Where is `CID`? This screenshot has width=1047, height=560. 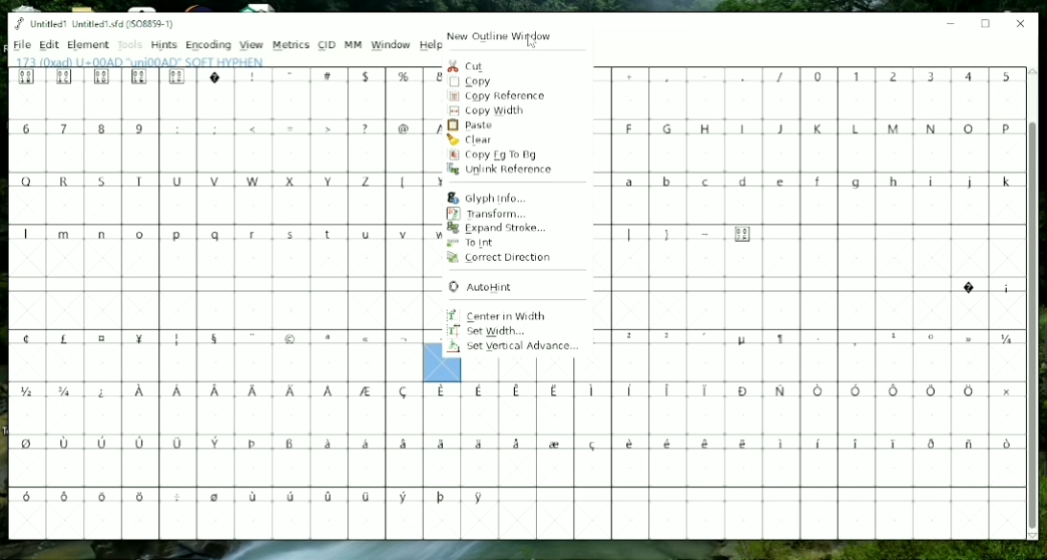
CID is located at coordinates (327, 45).